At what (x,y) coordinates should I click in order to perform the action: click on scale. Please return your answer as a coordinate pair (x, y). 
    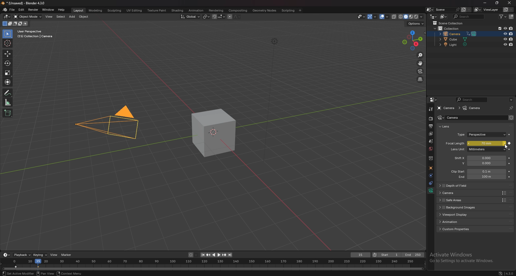
    Looking at the image, I should click on (8, 72).